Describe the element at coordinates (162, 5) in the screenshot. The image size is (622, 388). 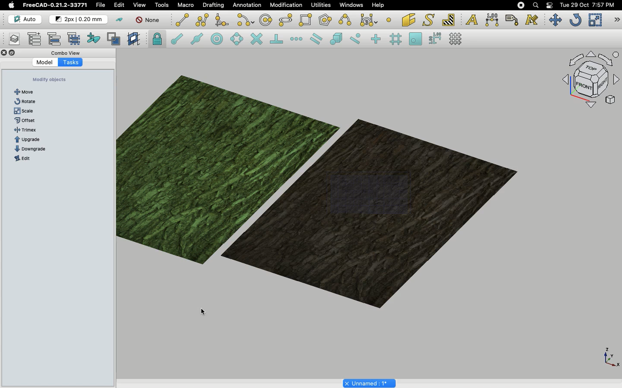
I see `Tools` at that location.